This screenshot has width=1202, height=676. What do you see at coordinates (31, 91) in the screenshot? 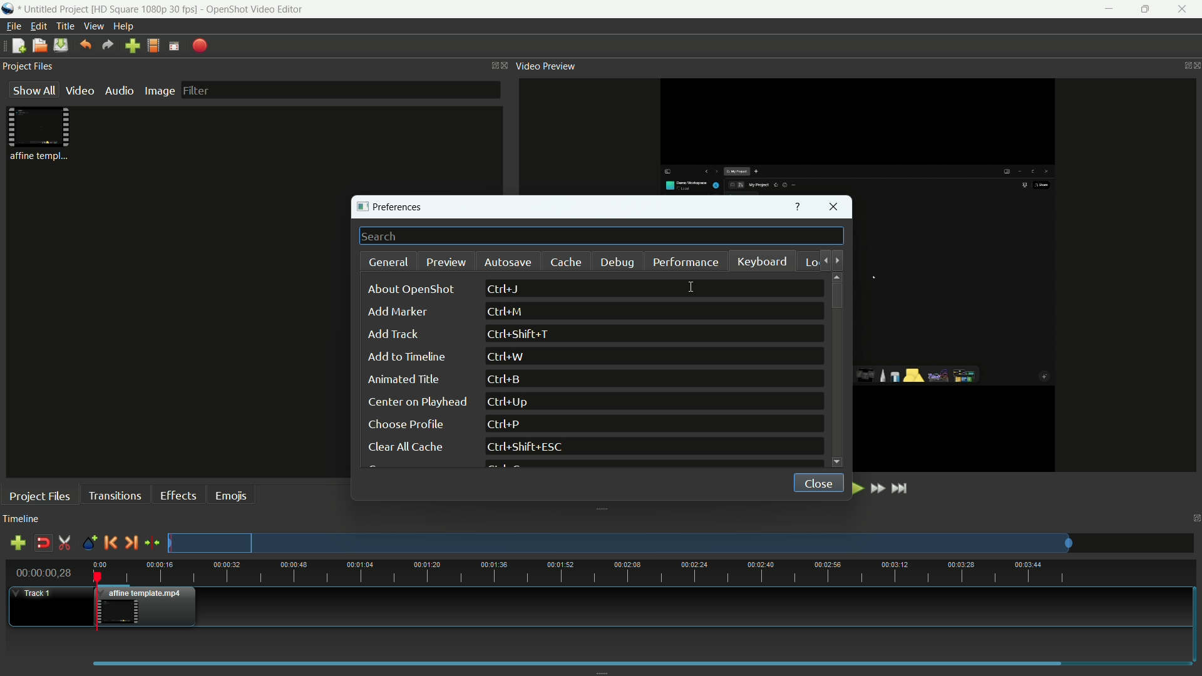
I see `show all` at bounding box center [31, 91].